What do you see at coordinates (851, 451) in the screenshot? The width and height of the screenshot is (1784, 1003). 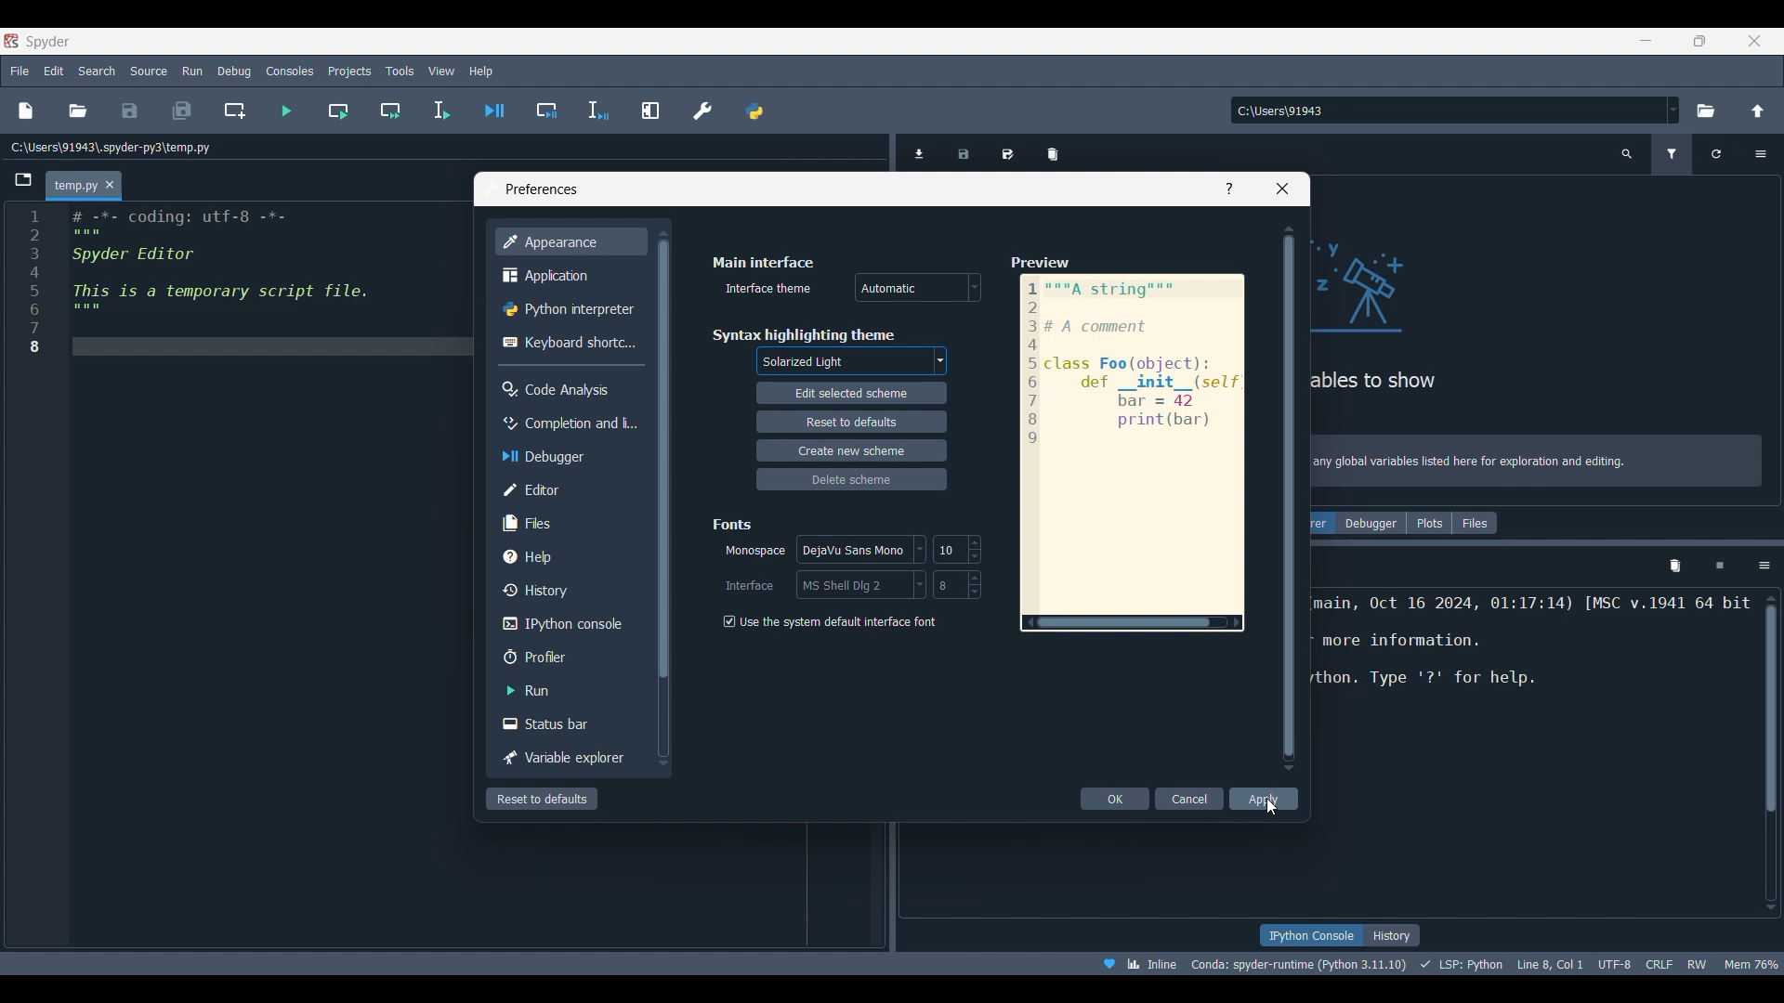 I see `create new scheme` at bounding box center [851, 451].